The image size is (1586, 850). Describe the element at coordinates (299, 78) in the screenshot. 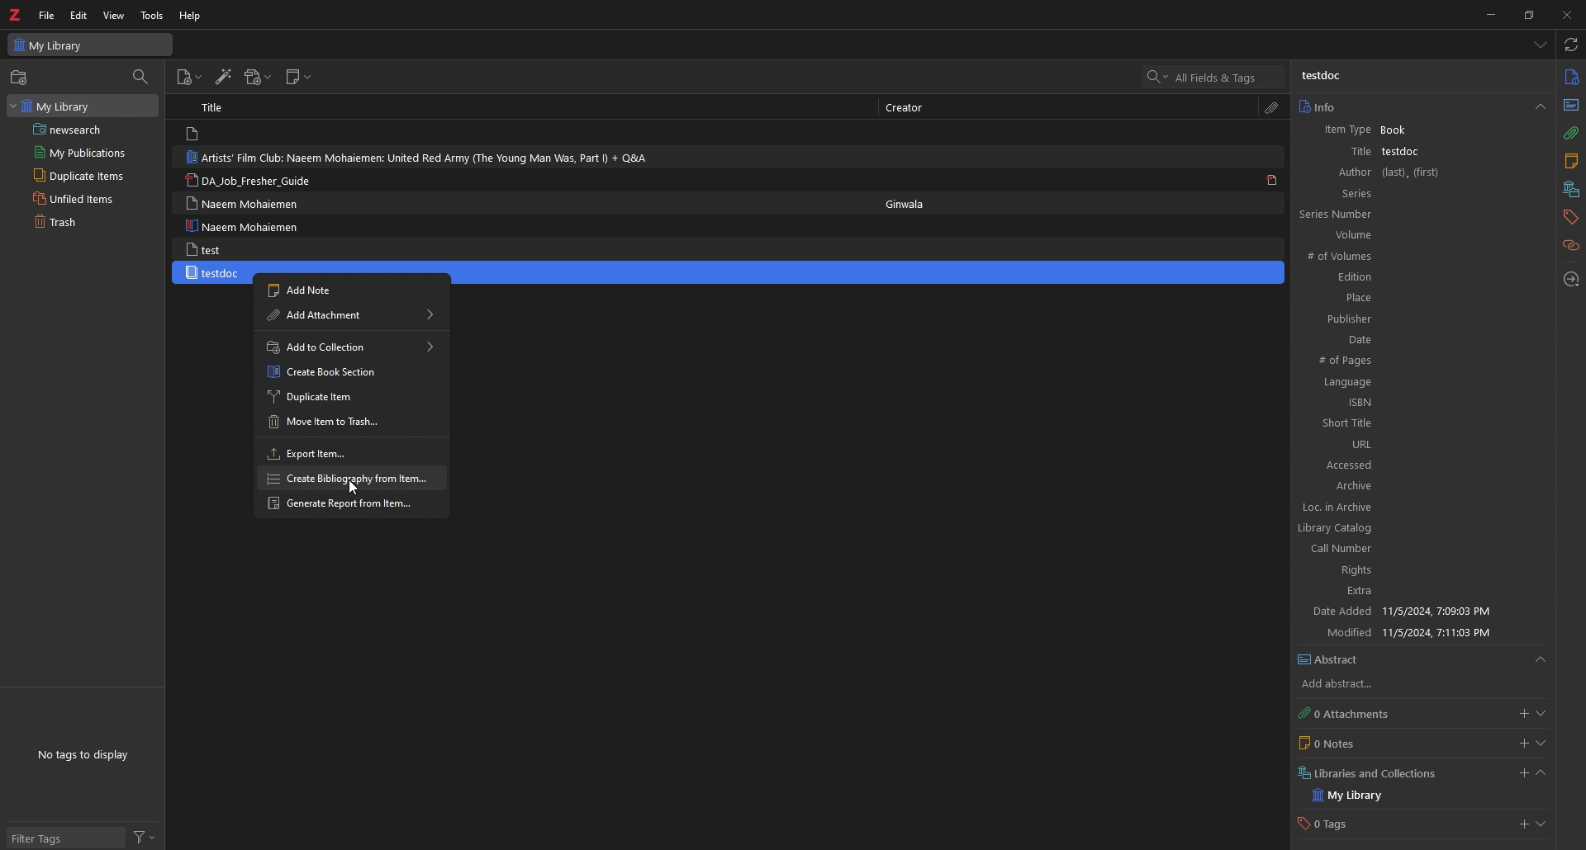

I see `new note` at that location.